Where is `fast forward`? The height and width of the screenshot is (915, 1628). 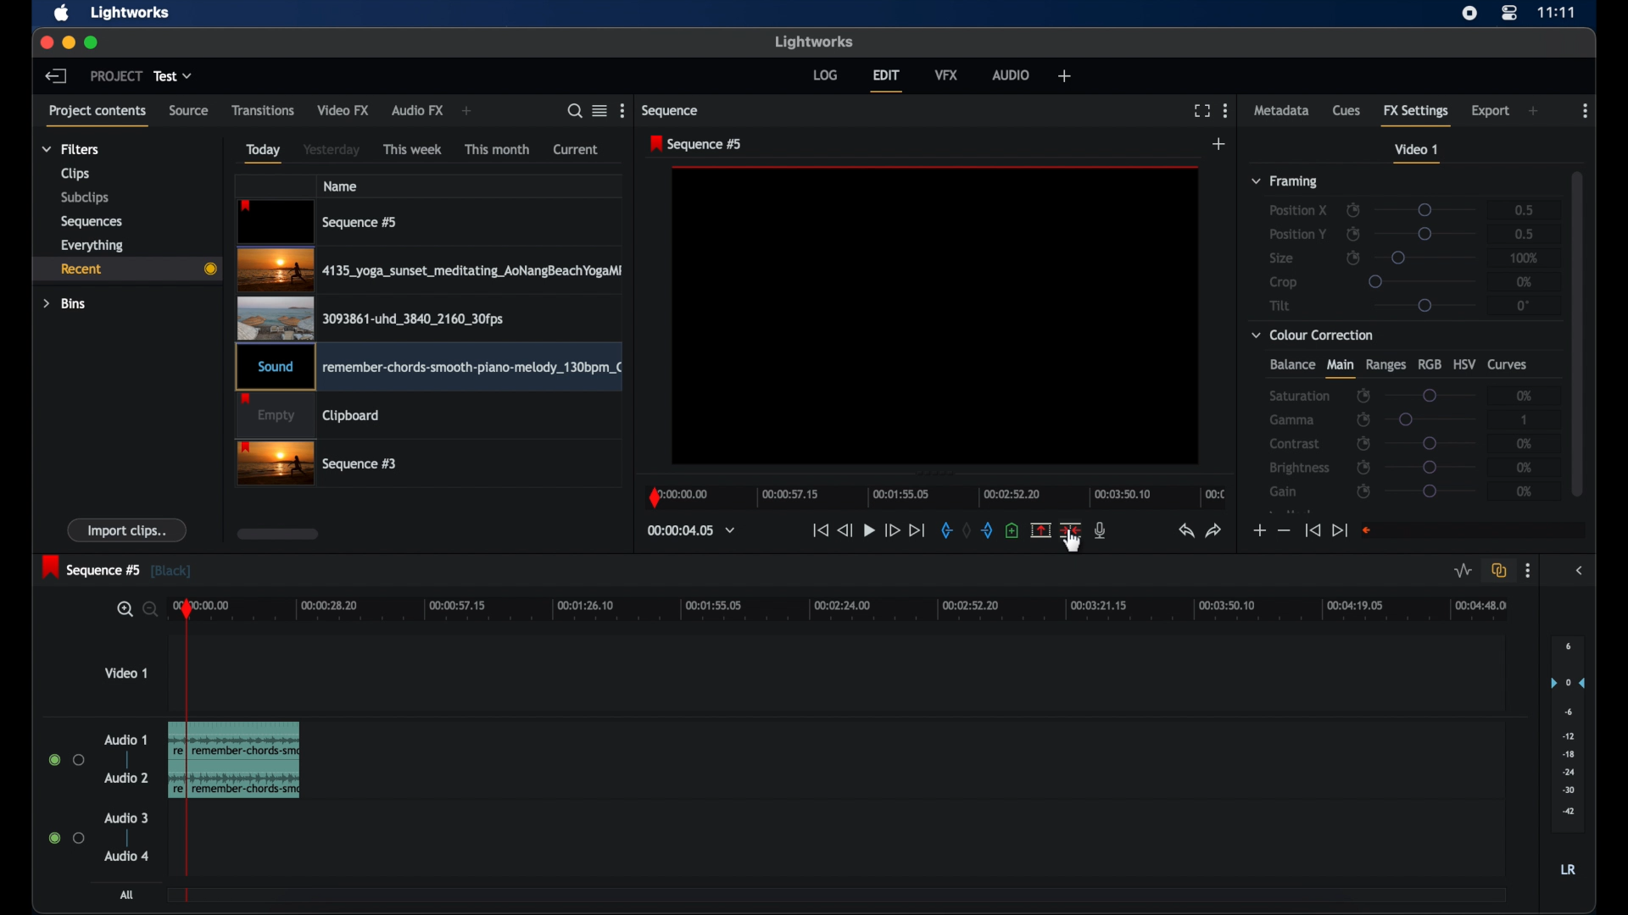
fast forward is located at coordinates (892, 530).